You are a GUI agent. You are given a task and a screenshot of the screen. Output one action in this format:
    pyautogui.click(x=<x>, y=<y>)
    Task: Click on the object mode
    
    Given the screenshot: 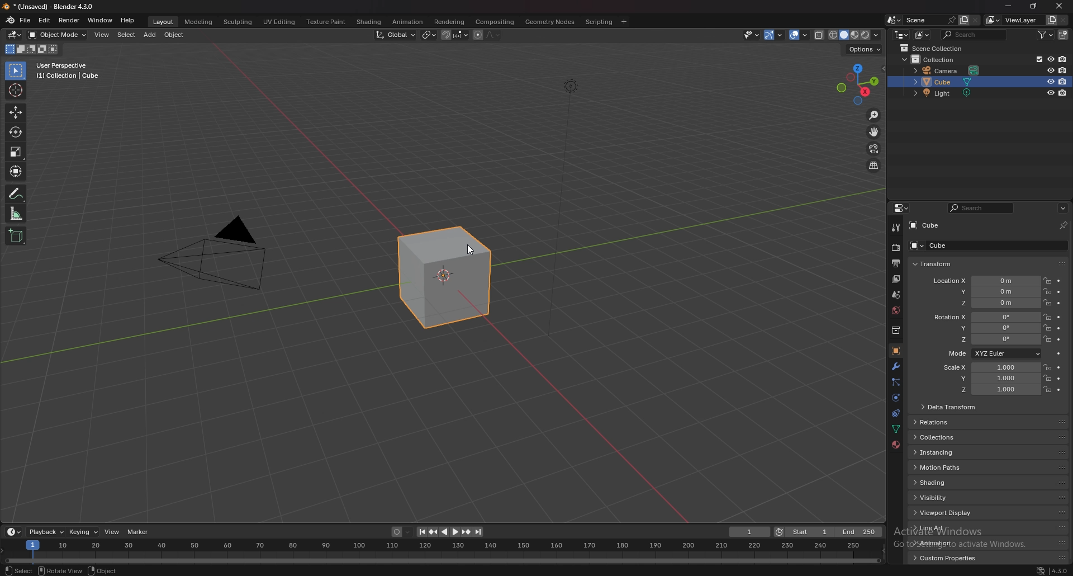 What is the action you would take?
    pyautogui.click(x=58, y=35)
    